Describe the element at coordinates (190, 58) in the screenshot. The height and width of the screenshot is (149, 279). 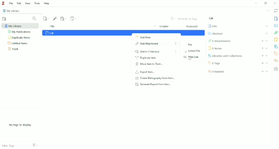
I see `Cursor` at that location.